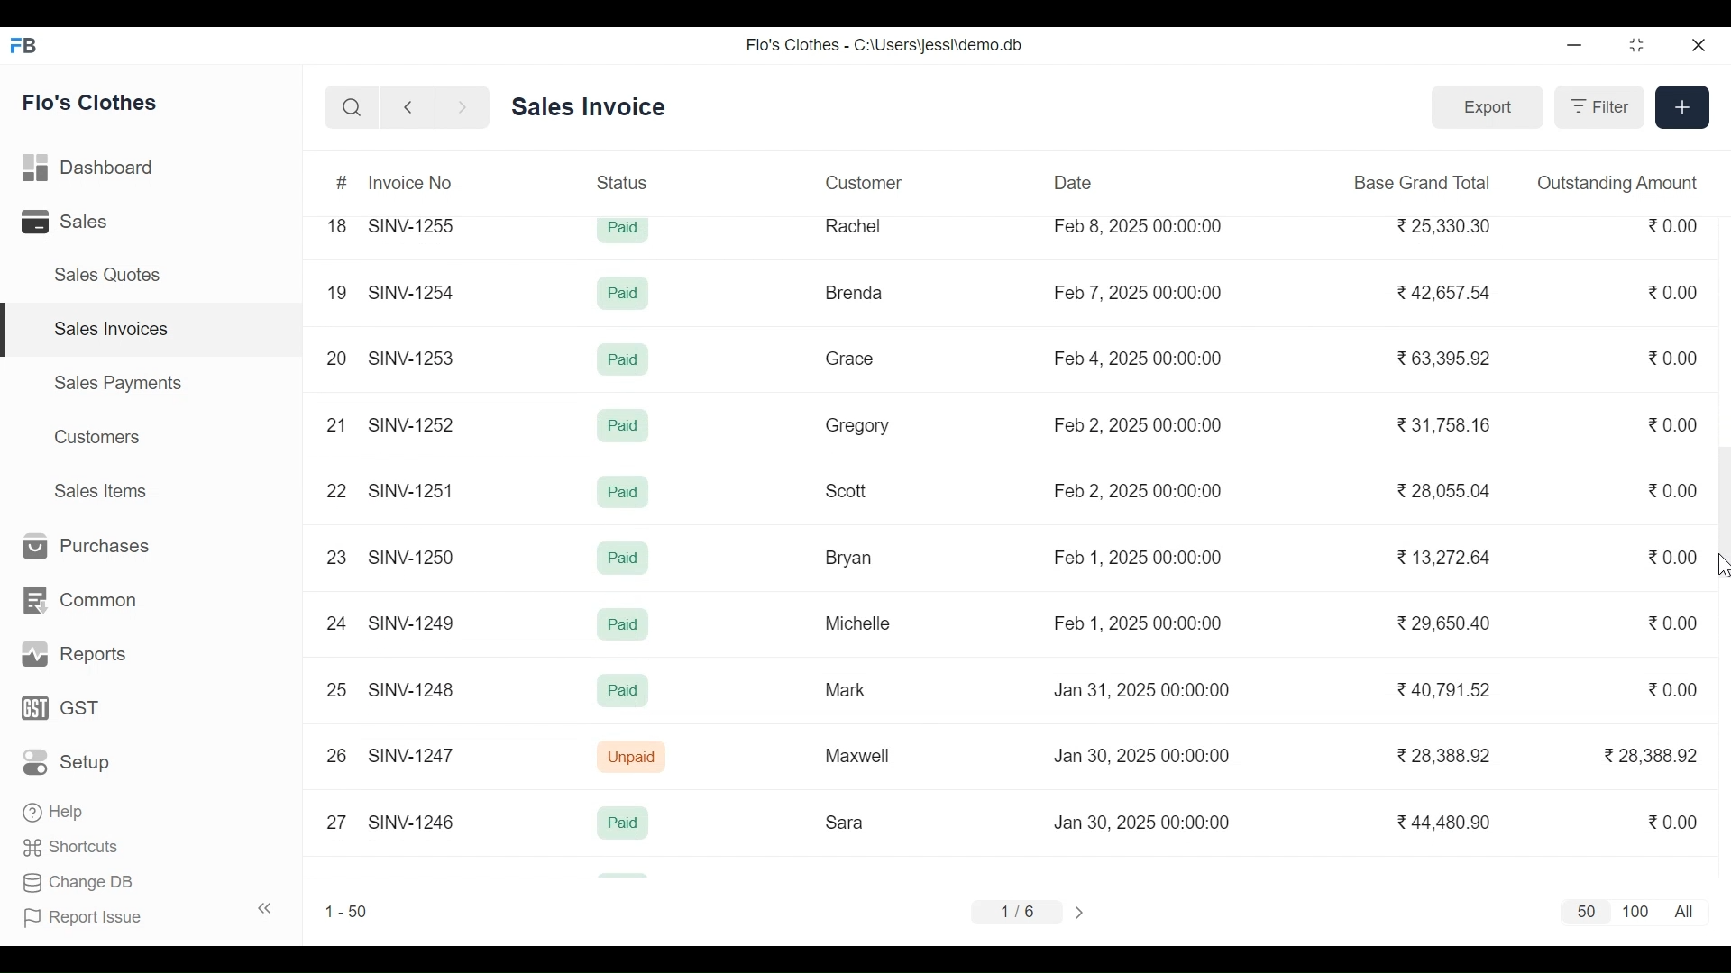 The image size is (1731, 973). I want to click on SINV-1250, so click(414, 558).